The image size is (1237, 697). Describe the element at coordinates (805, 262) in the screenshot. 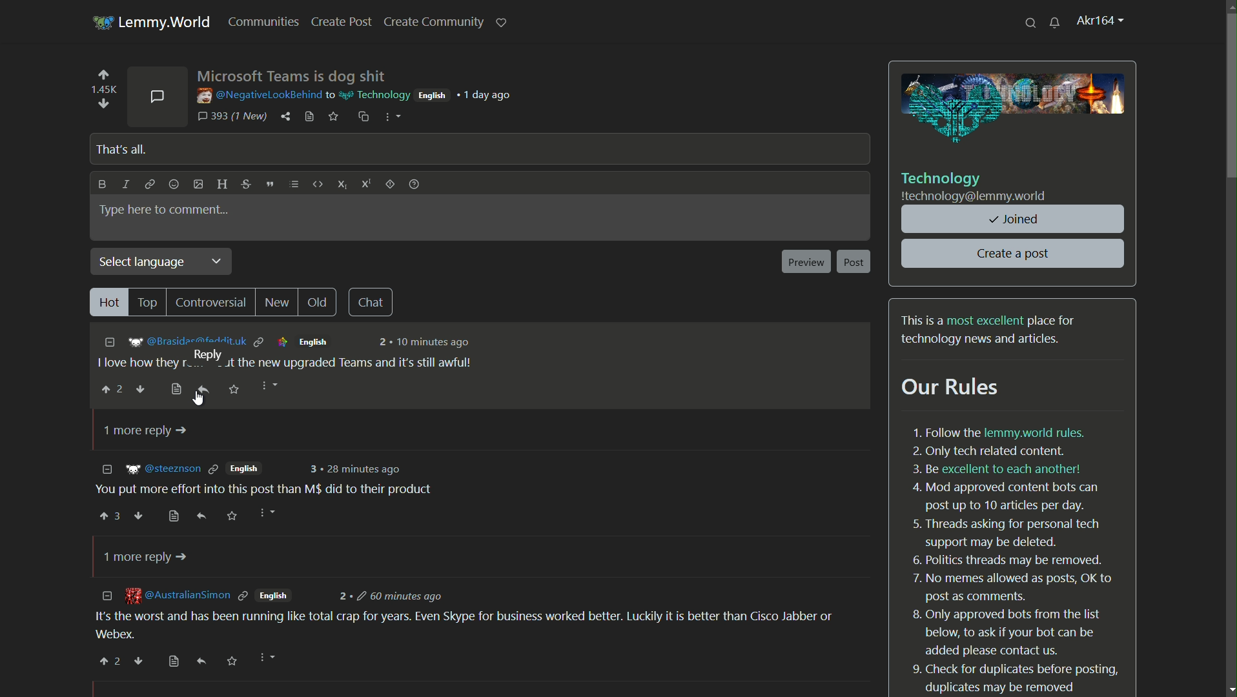

I see `preview` at that location.